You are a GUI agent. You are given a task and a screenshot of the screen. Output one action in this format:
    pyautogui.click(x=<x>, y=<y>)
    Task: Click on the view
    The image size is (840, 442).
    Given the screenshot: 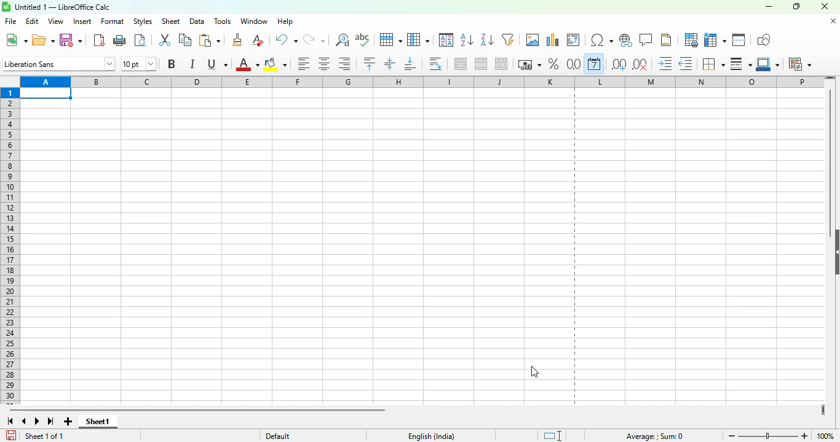 What is the action you would take?
    pyautogui.click(x=55, y=21)
    